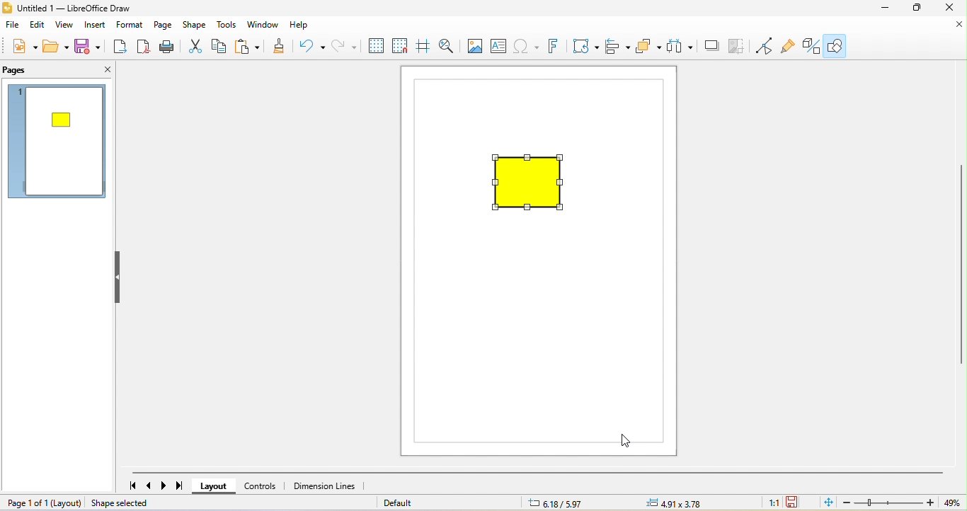 This screenshot has width=967, height=511. Describe the element at coordinates (63, 120) in the screenshot. I see `shape fill color change` at that location.